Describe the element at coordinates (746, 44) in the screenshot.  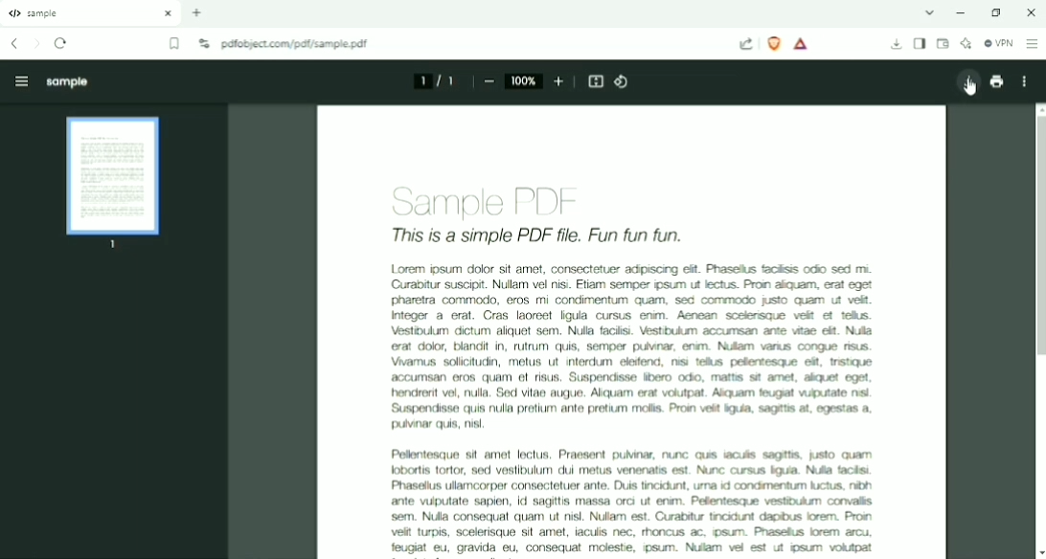
I see `Share this page` at that location.